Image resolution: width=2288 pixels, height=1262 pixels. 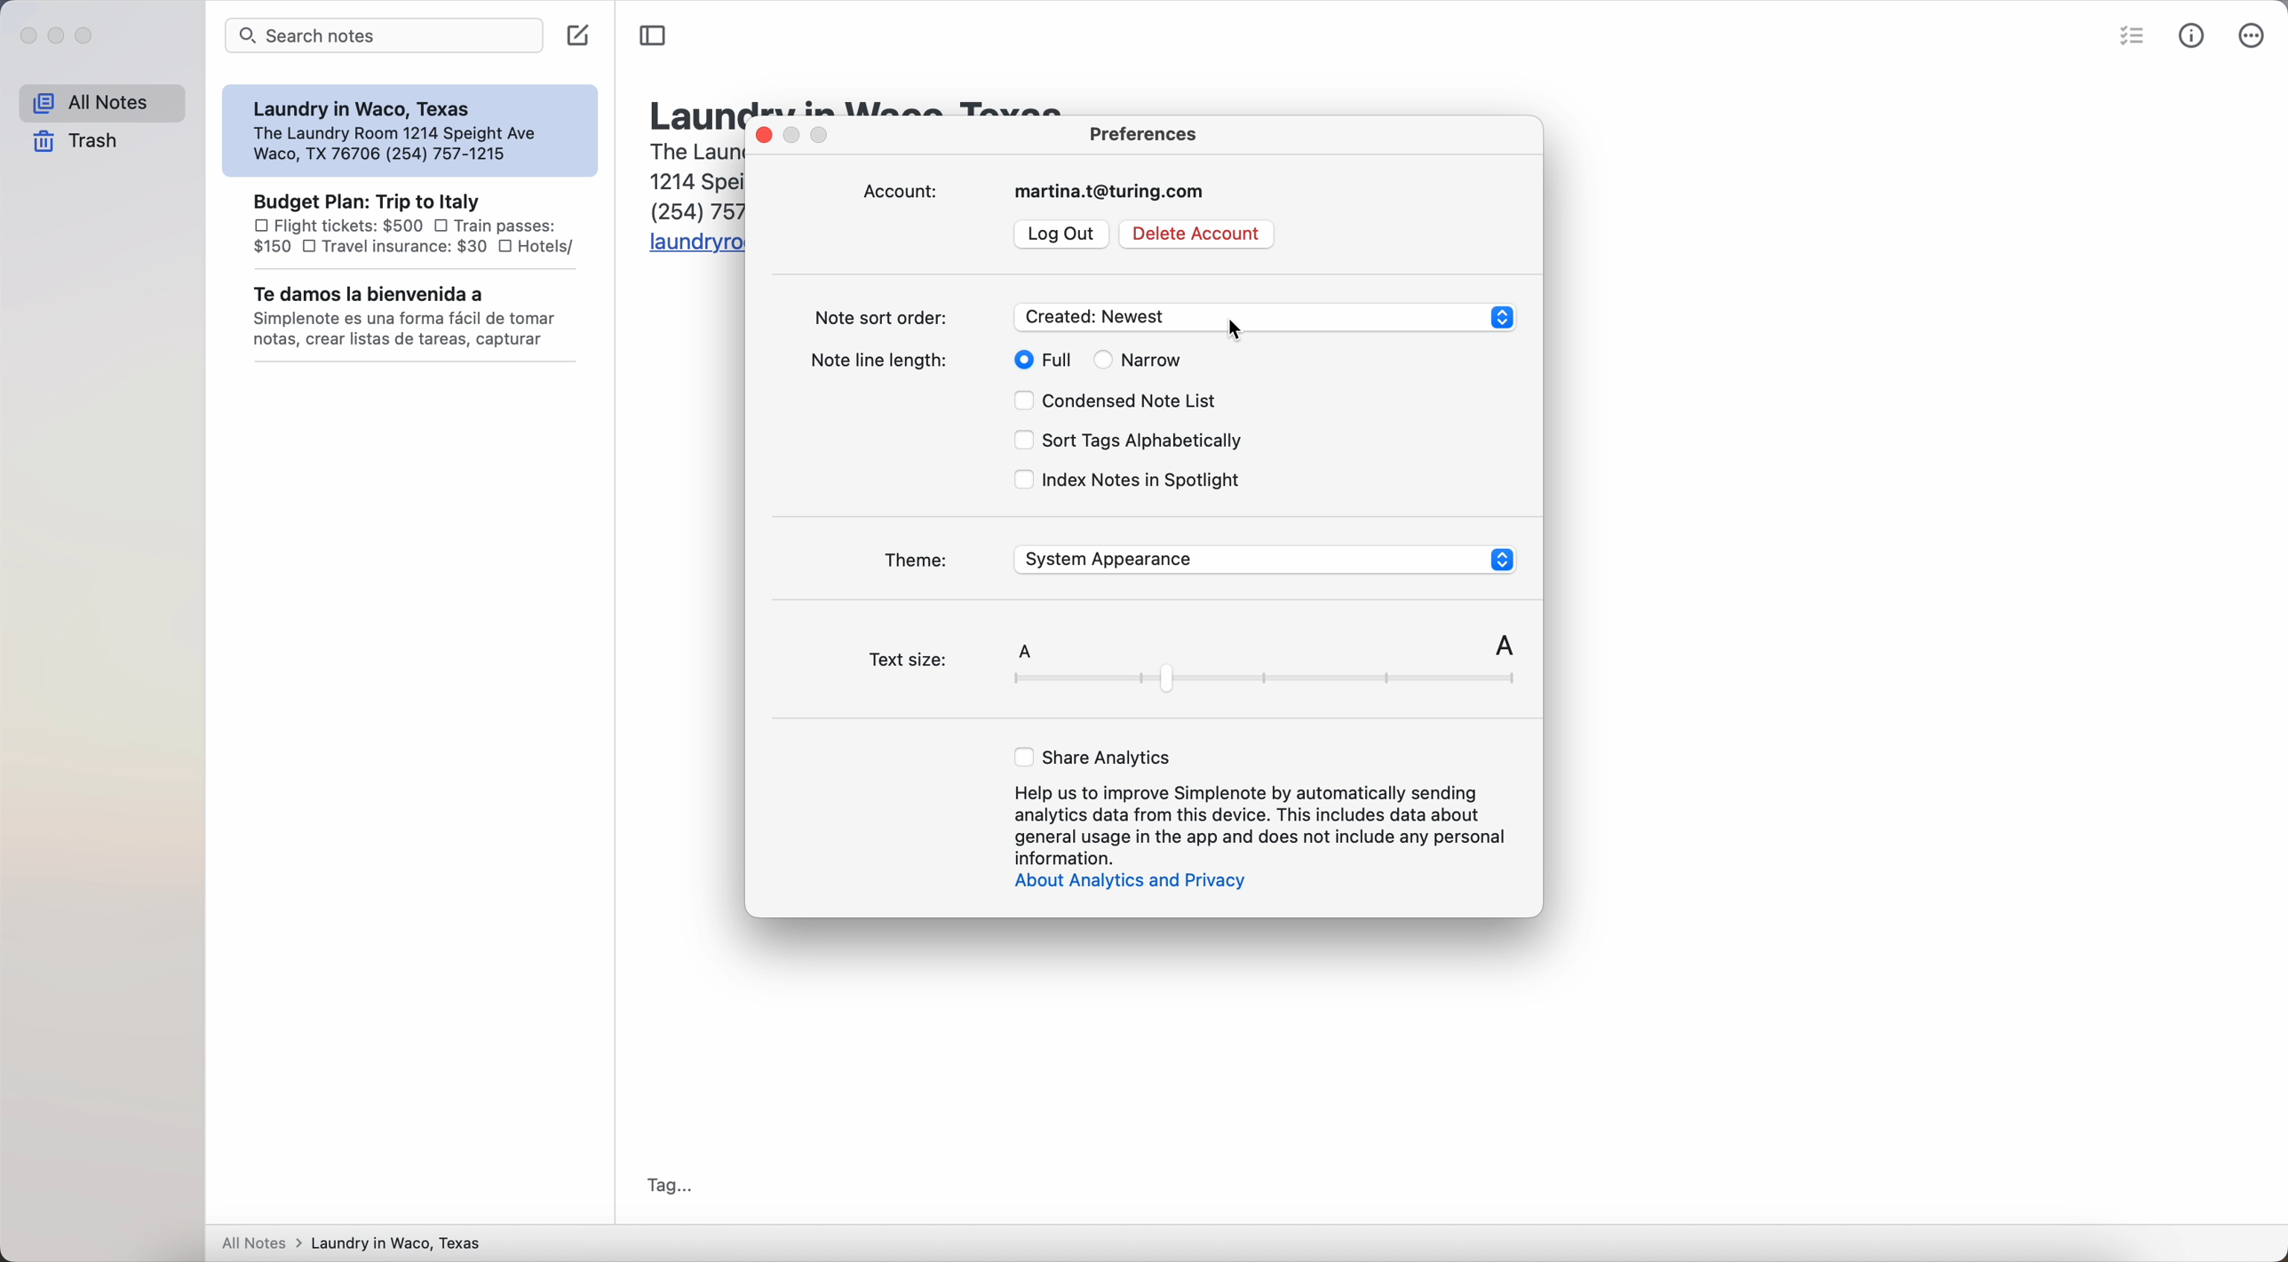 What do you see at coordinates (76, 142) in the screenshot?
I see `trash` at bounding box center [76, 142].